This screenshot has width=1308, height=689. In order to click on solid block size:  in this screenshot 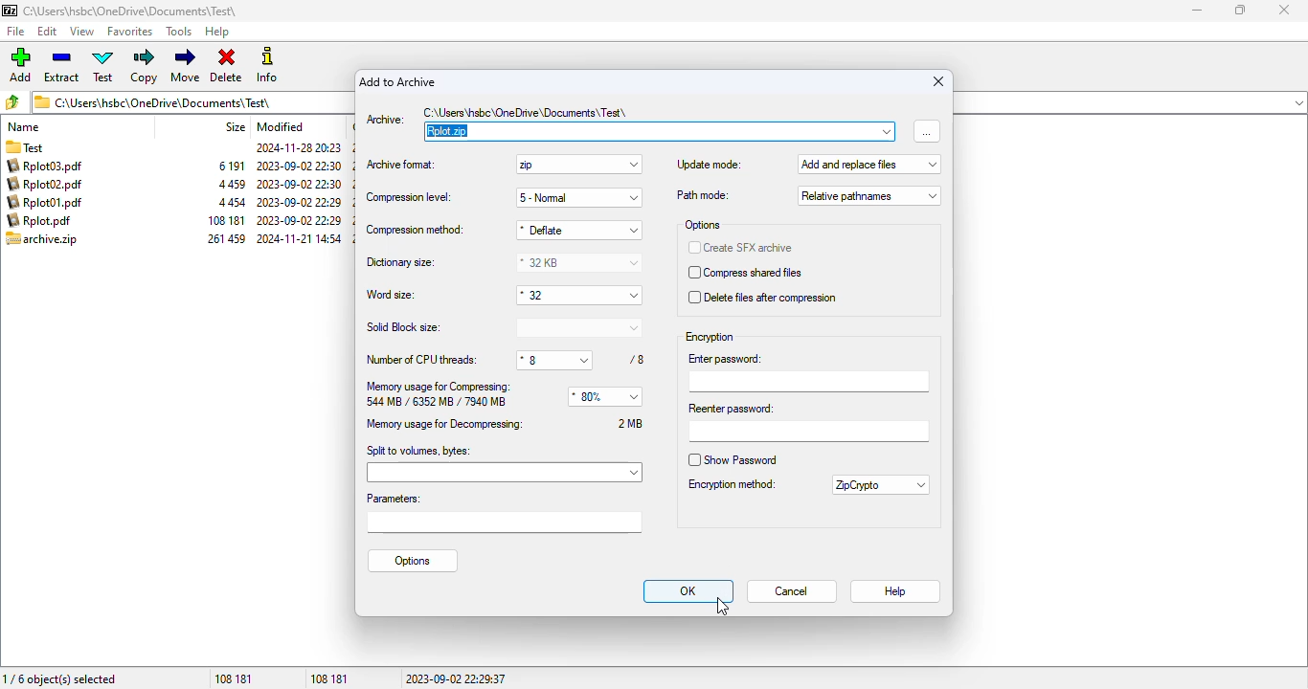, I will do `click(501, 327)`.